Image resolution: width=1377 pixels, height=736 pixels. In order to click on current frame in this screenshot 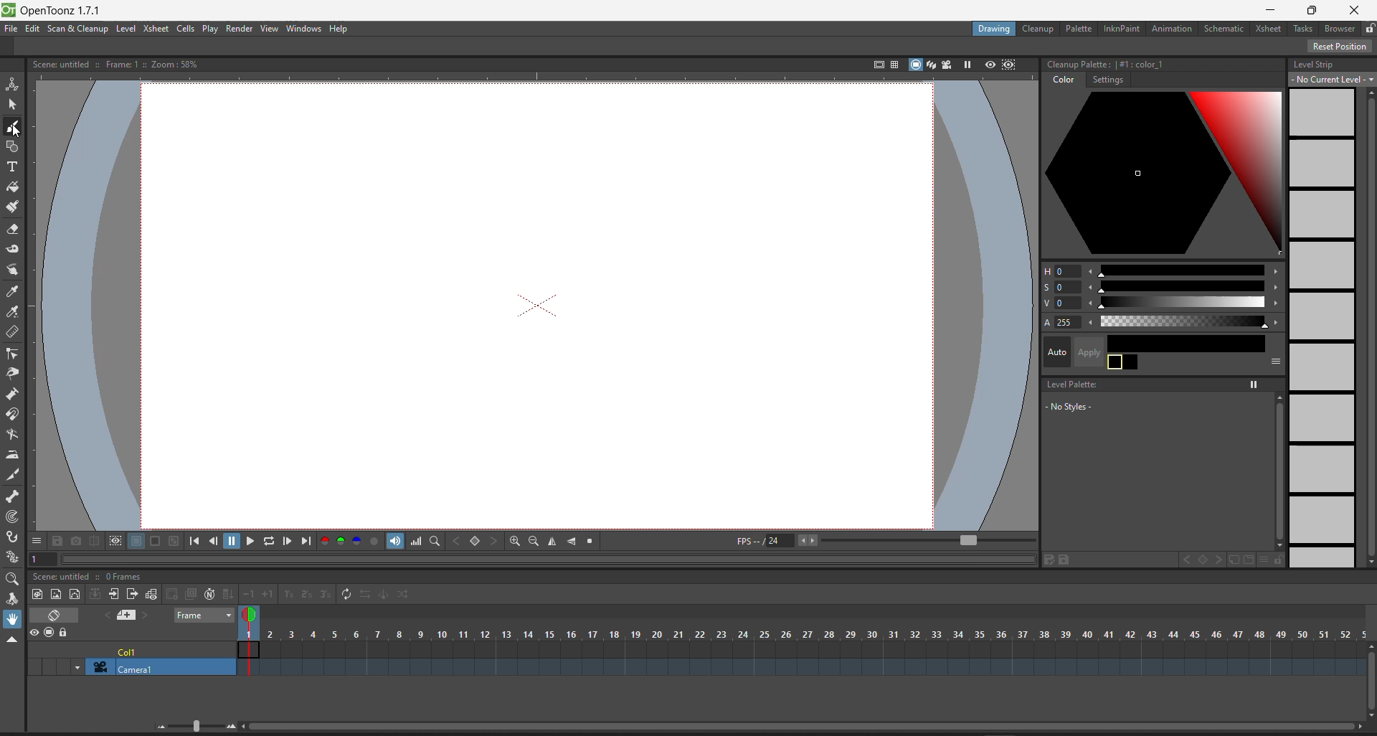, I will do `click(252, 638)`.